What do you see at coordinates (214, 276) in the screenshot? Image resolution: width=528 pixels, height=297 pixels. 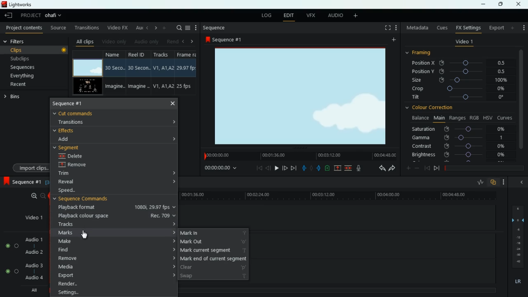 I see `swap` at bounding box center [214, 276].